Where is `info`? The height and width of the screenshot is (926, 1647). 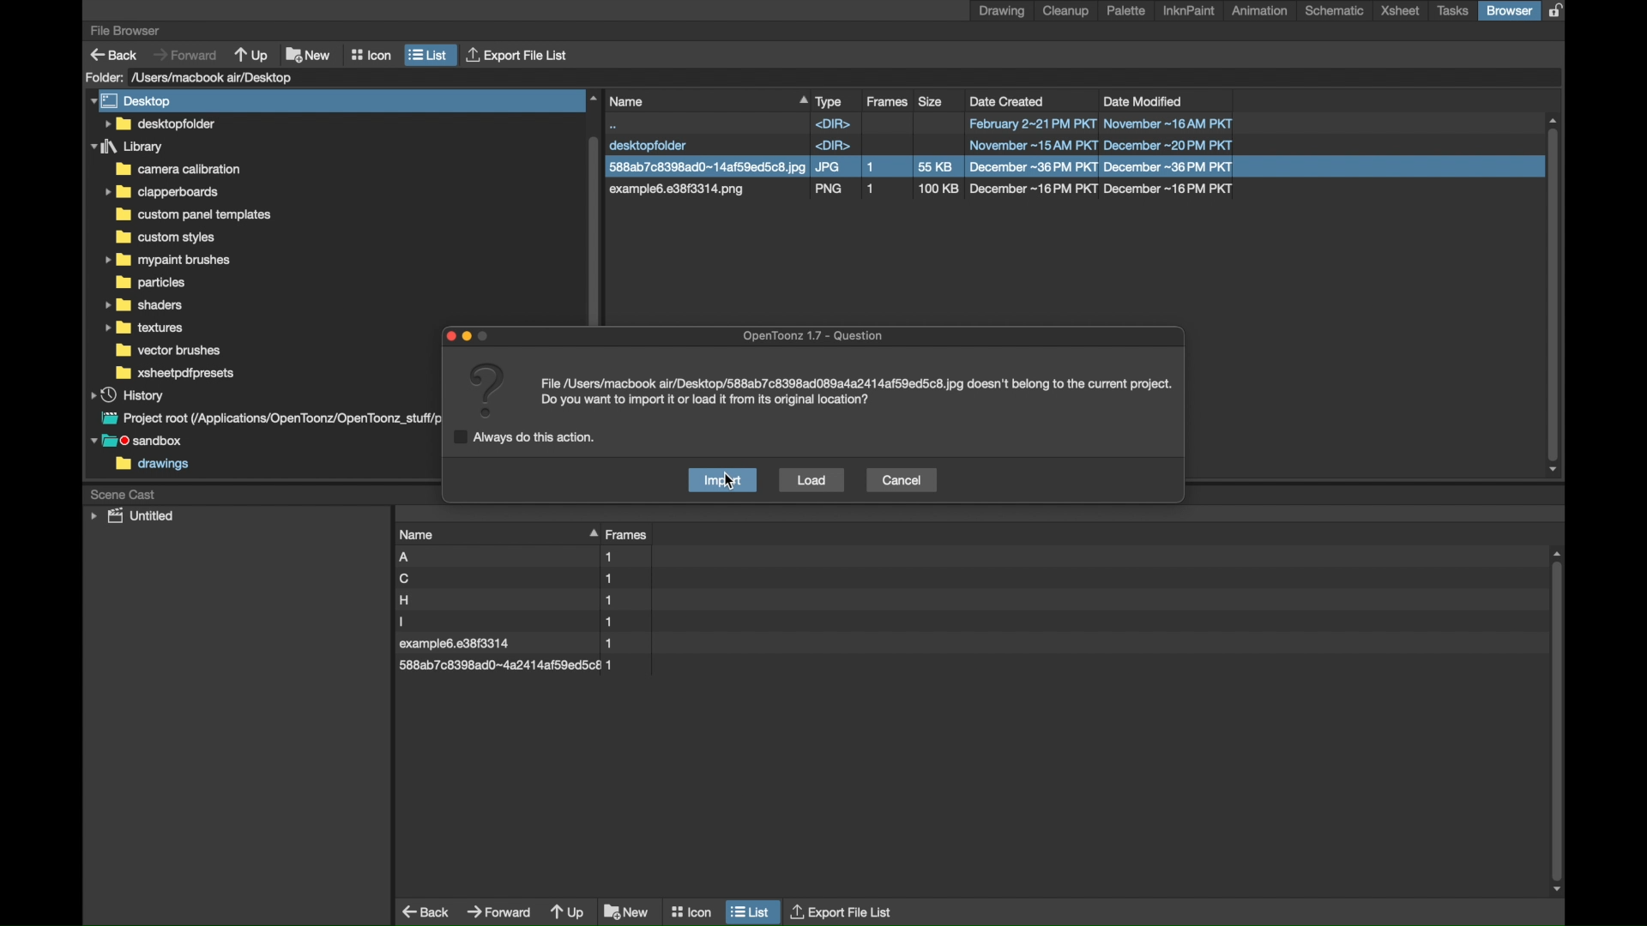
info is located at coordinates (856, 392).